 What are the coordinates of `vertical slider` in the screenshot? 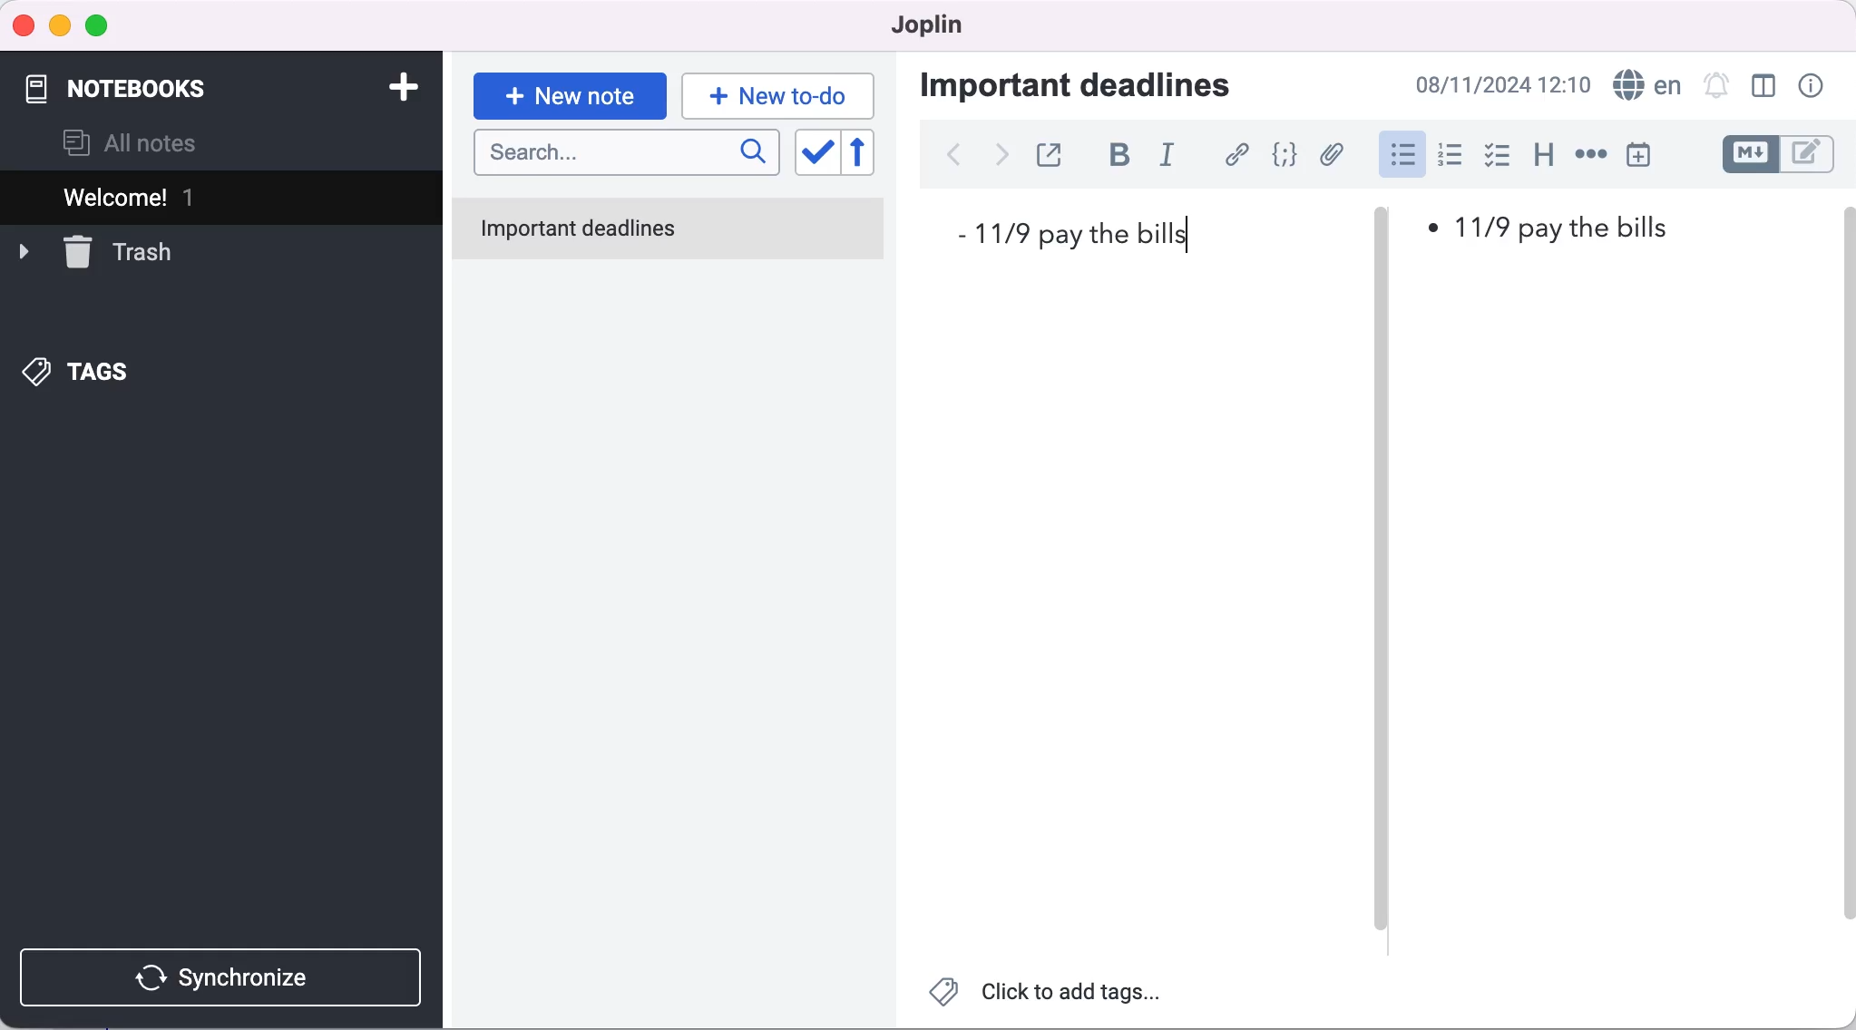 It's located at (1388, 579).